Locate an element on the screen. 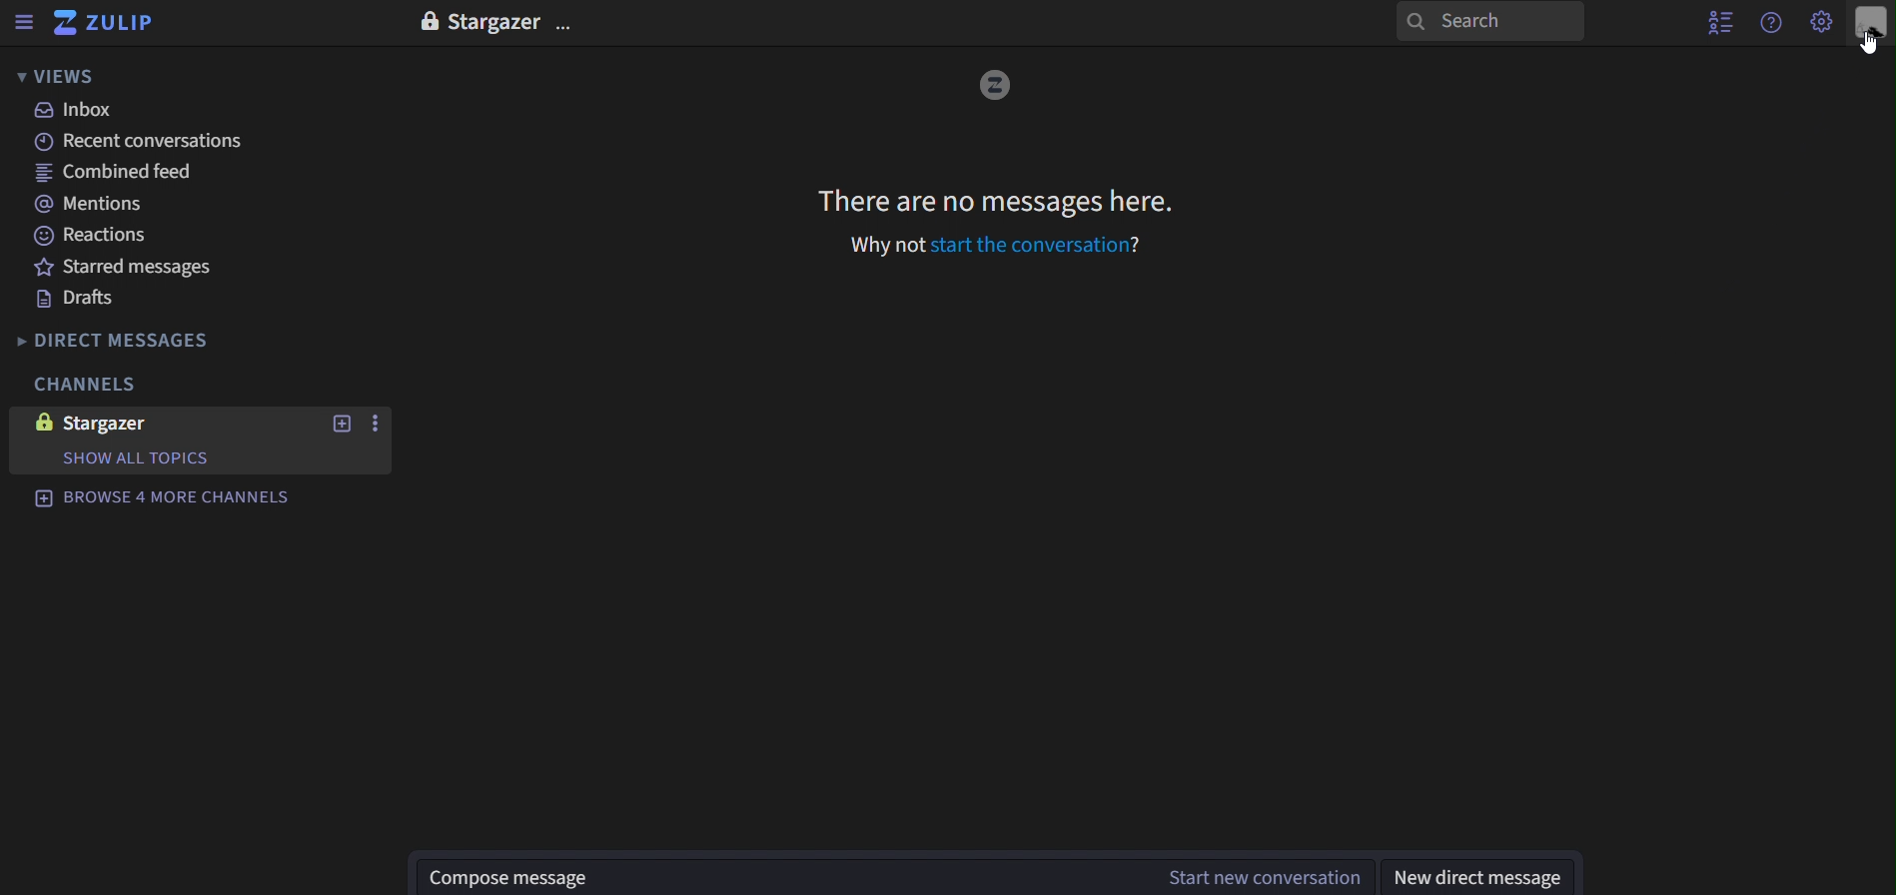  browse 4 more channels is located at coordinates (168, 501).